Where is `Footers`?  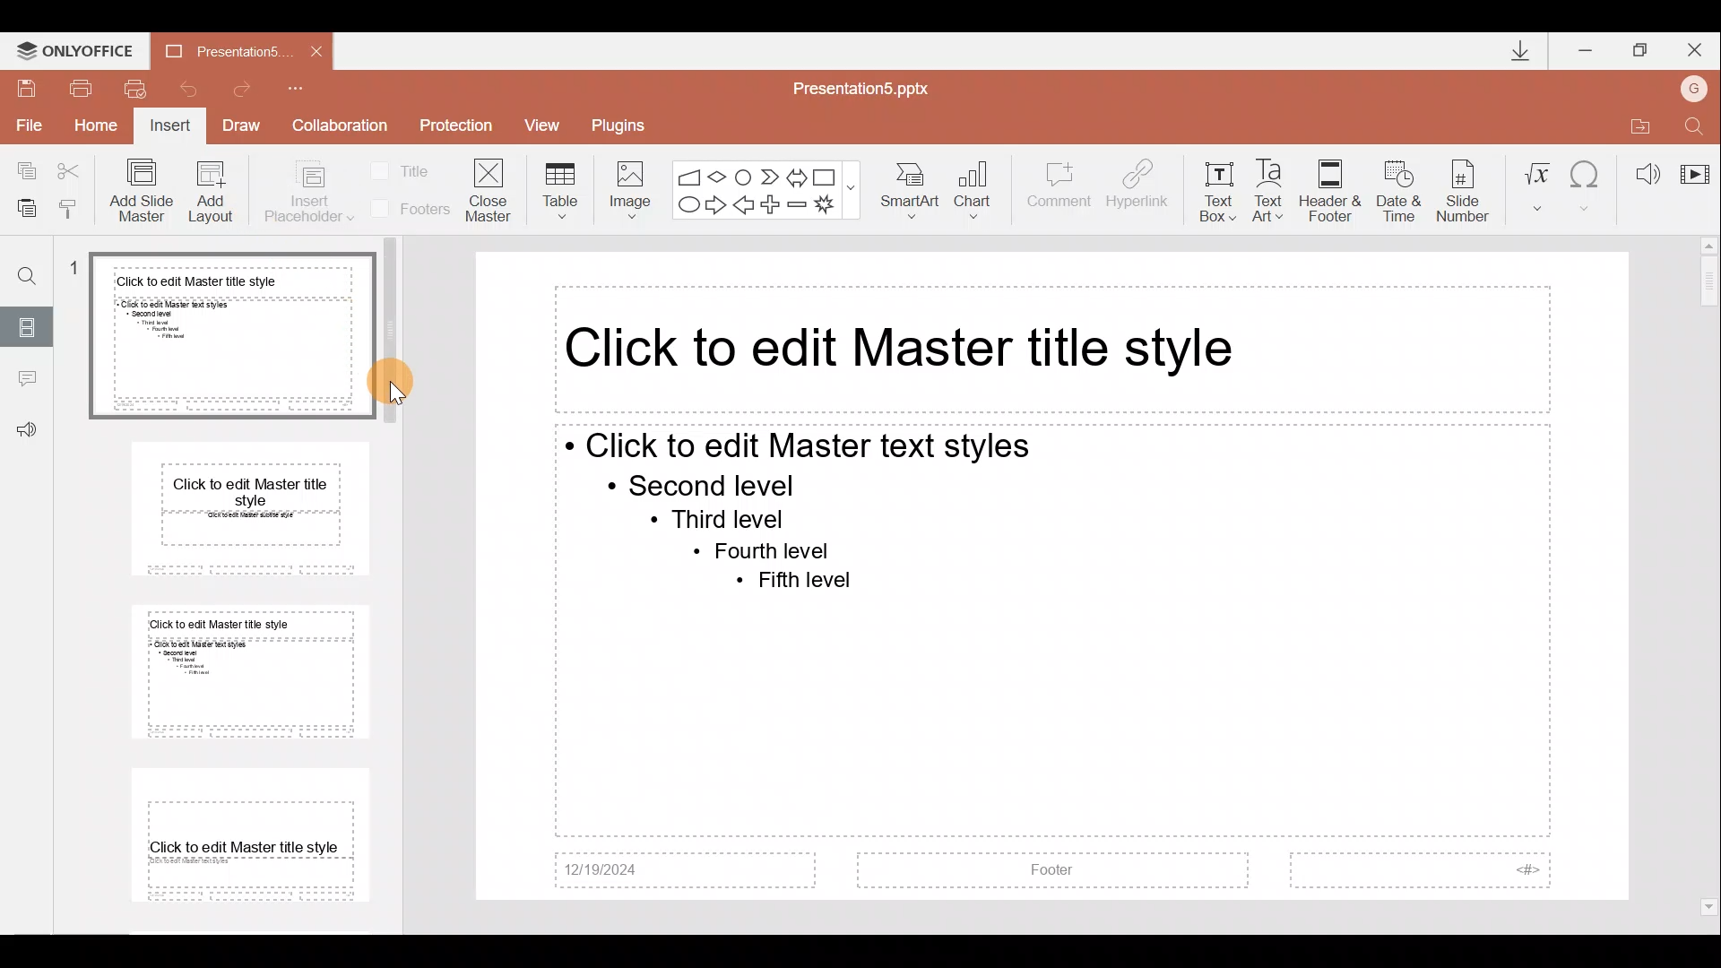 Footers is located at coordinates (408, 209).